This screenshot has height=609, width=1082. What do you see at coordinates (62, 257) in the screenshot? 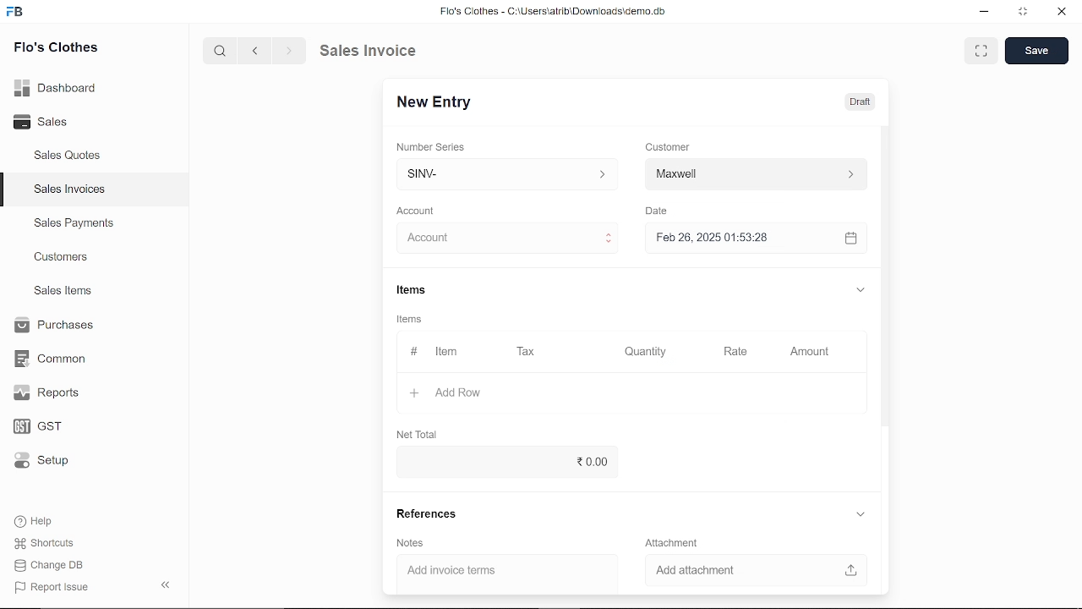
I see `Customers.` at bounding box center [62, 257].